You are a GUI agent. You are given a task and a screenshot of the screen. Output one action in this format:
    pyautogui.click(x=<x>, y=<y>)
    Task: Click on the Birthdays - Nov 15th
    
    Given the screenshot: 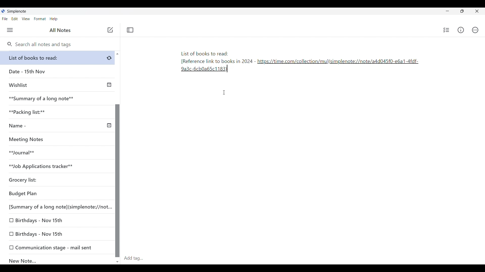 What is the action you would take?
    pyautogui.click(x=57, y=221)
    